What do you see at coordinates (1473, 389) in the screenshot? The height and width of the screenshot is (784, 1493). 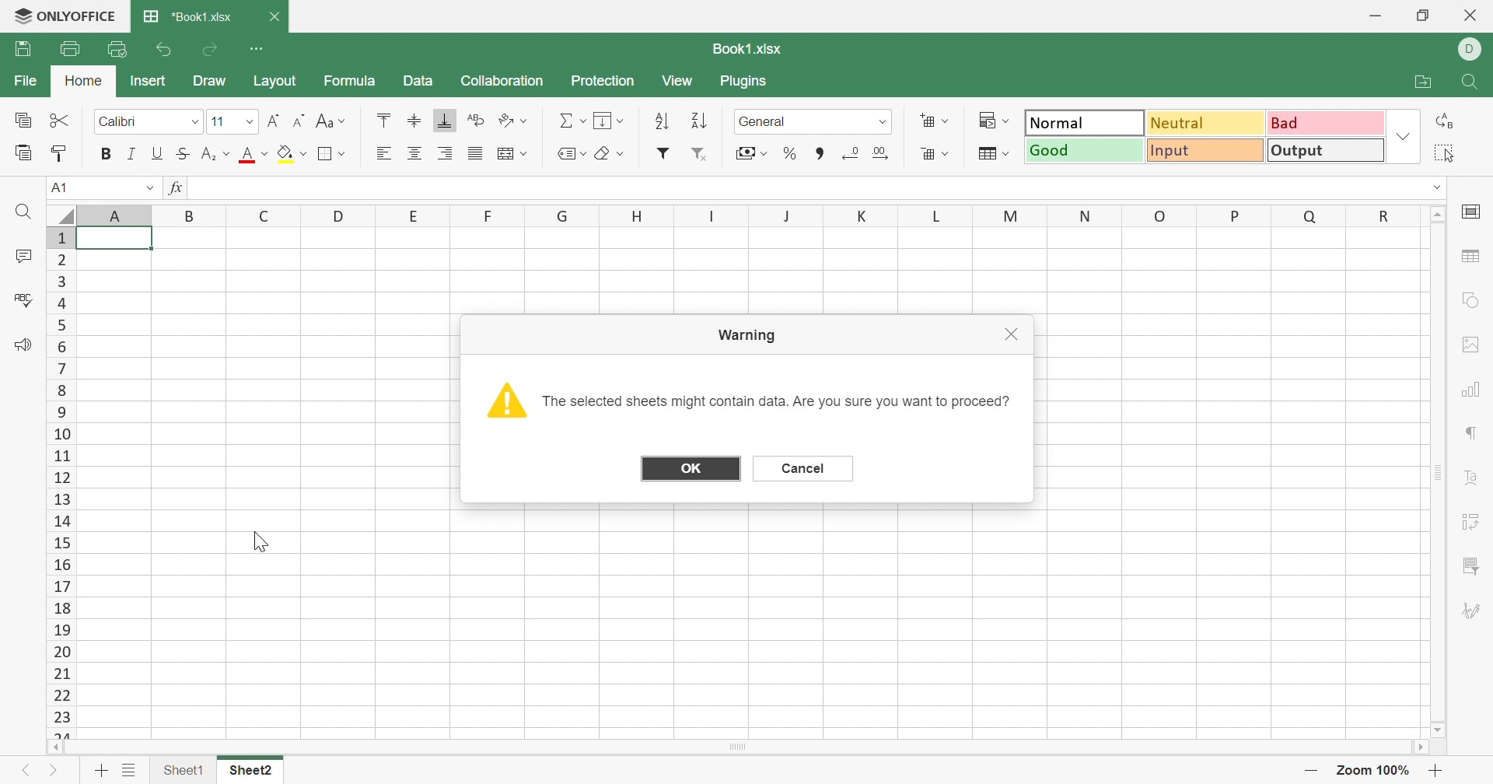 I see `chart settings` at bounding box center [1473, 389].